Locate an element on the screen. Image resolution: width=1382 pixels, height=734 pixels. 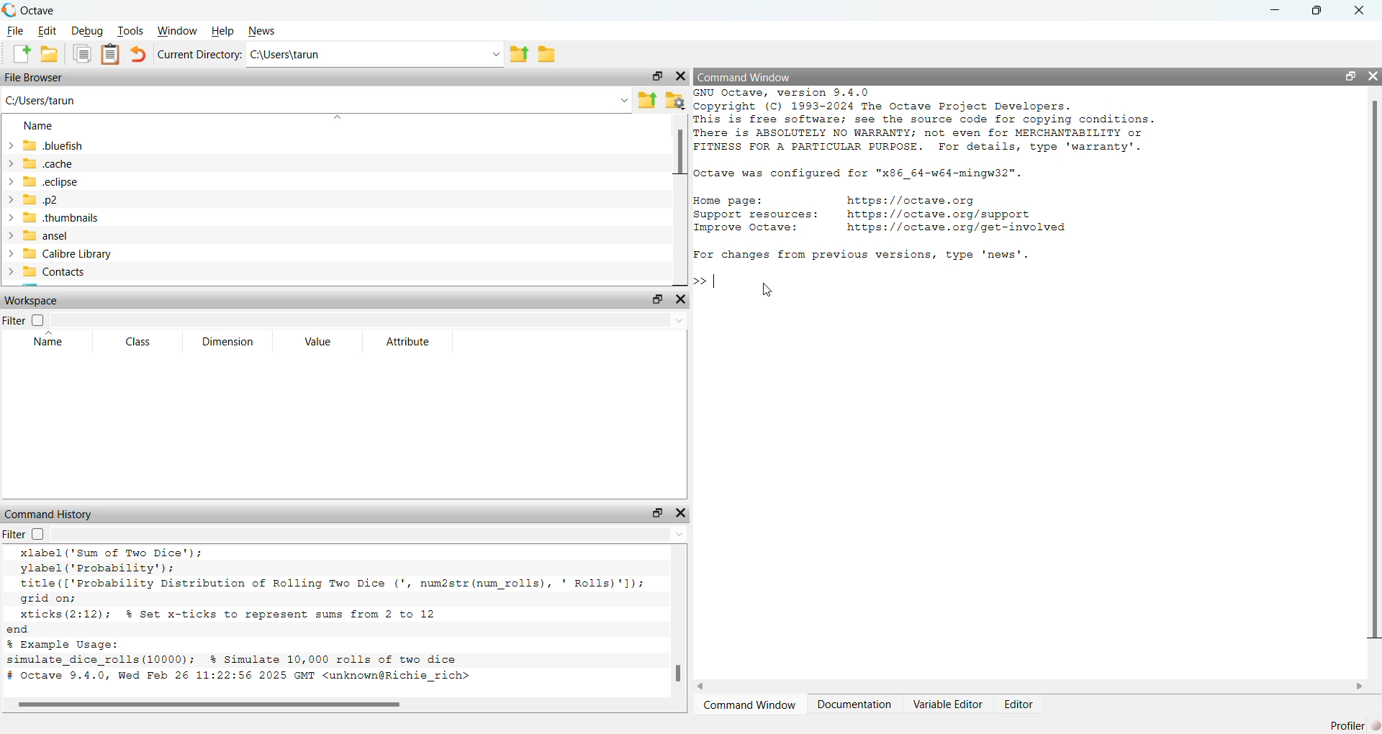
Dimension is located at coordinates (226, 342).